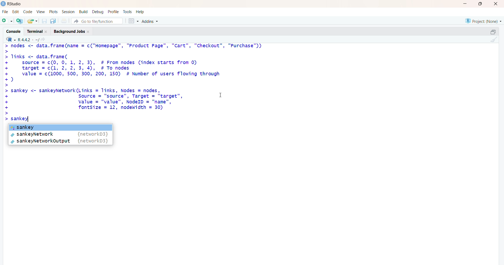  I want to click on exit, so click(495, 4).